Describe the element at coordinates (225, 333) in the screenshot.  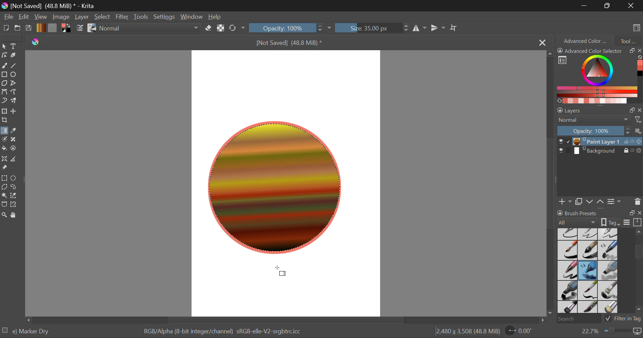
I see `Color Display Info` at that location.